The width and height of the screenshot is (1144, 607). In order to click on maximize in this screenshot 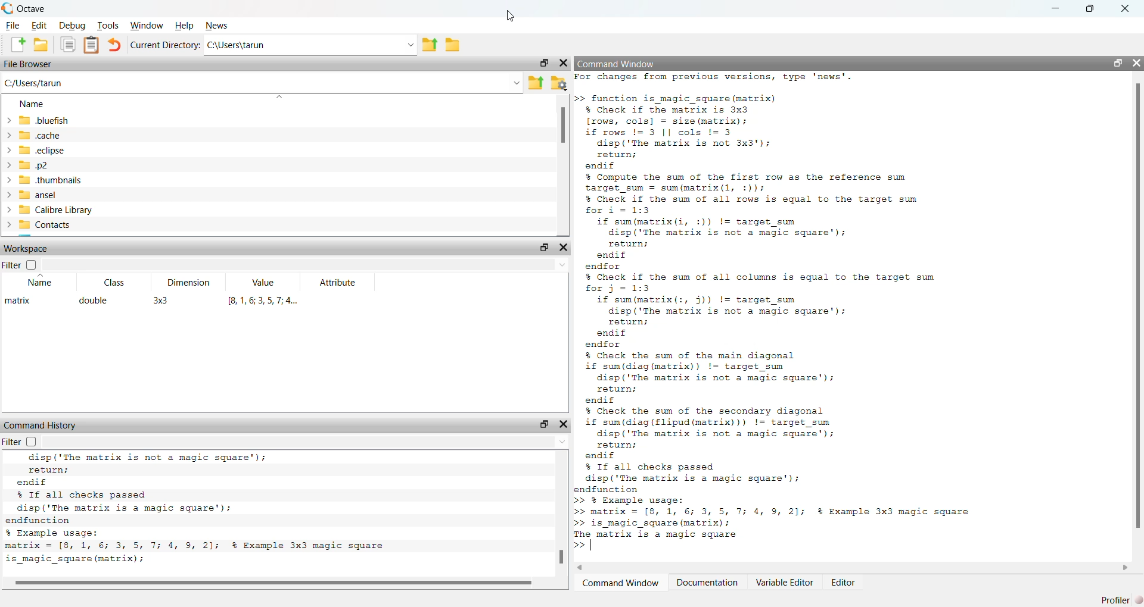, I will do `click(1117, 62)`.